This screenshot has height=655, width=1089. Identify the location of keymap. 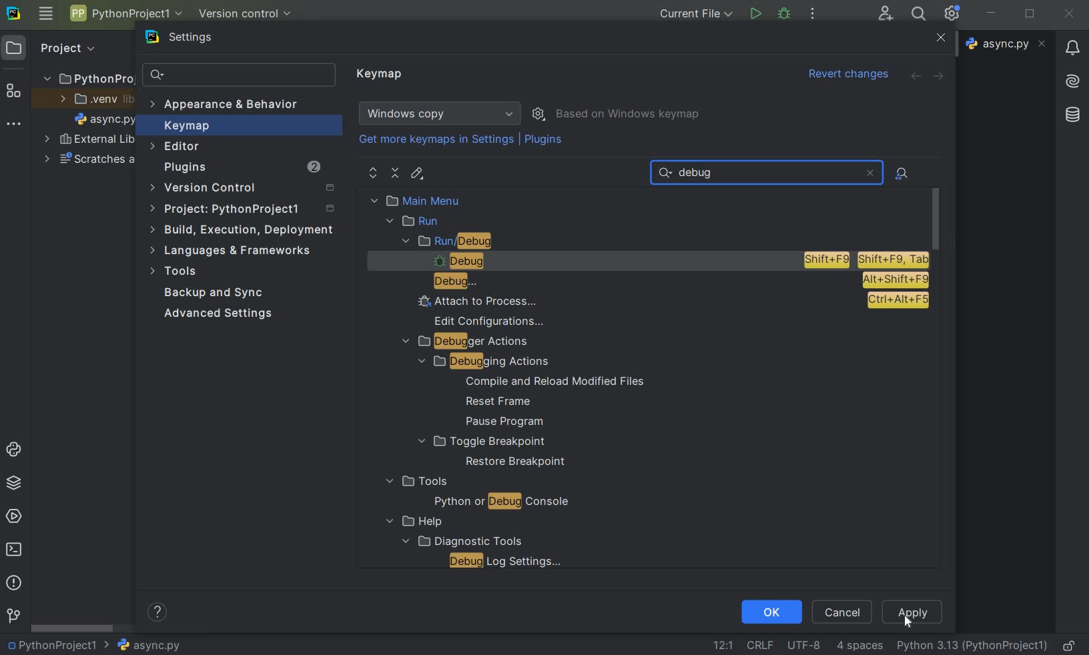
(381, 75).